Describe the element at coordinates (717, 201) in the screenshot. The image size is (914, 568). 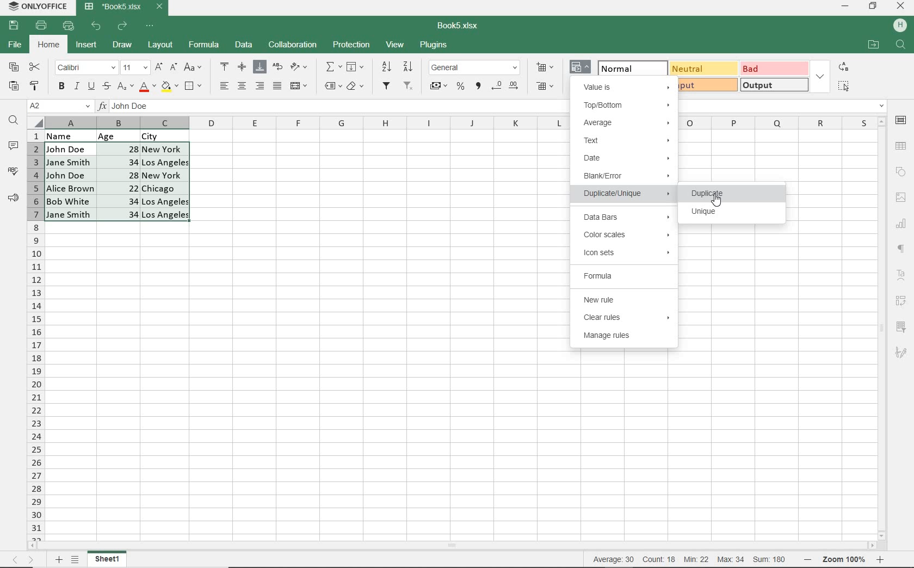
I see `cursor` at that location.